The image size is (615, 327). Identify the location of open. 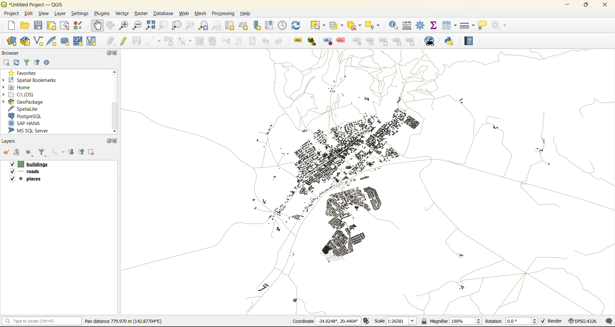
(6, 152).